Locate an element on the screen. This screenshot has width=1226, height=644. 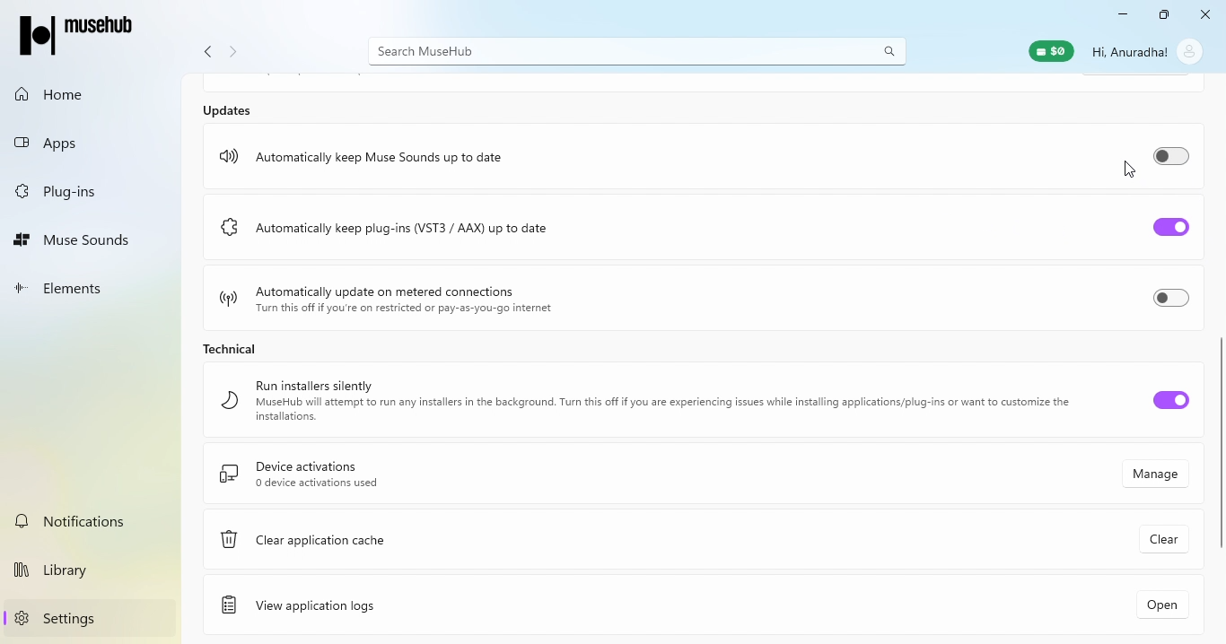
Toggle is located at coordinates (1169, 160).